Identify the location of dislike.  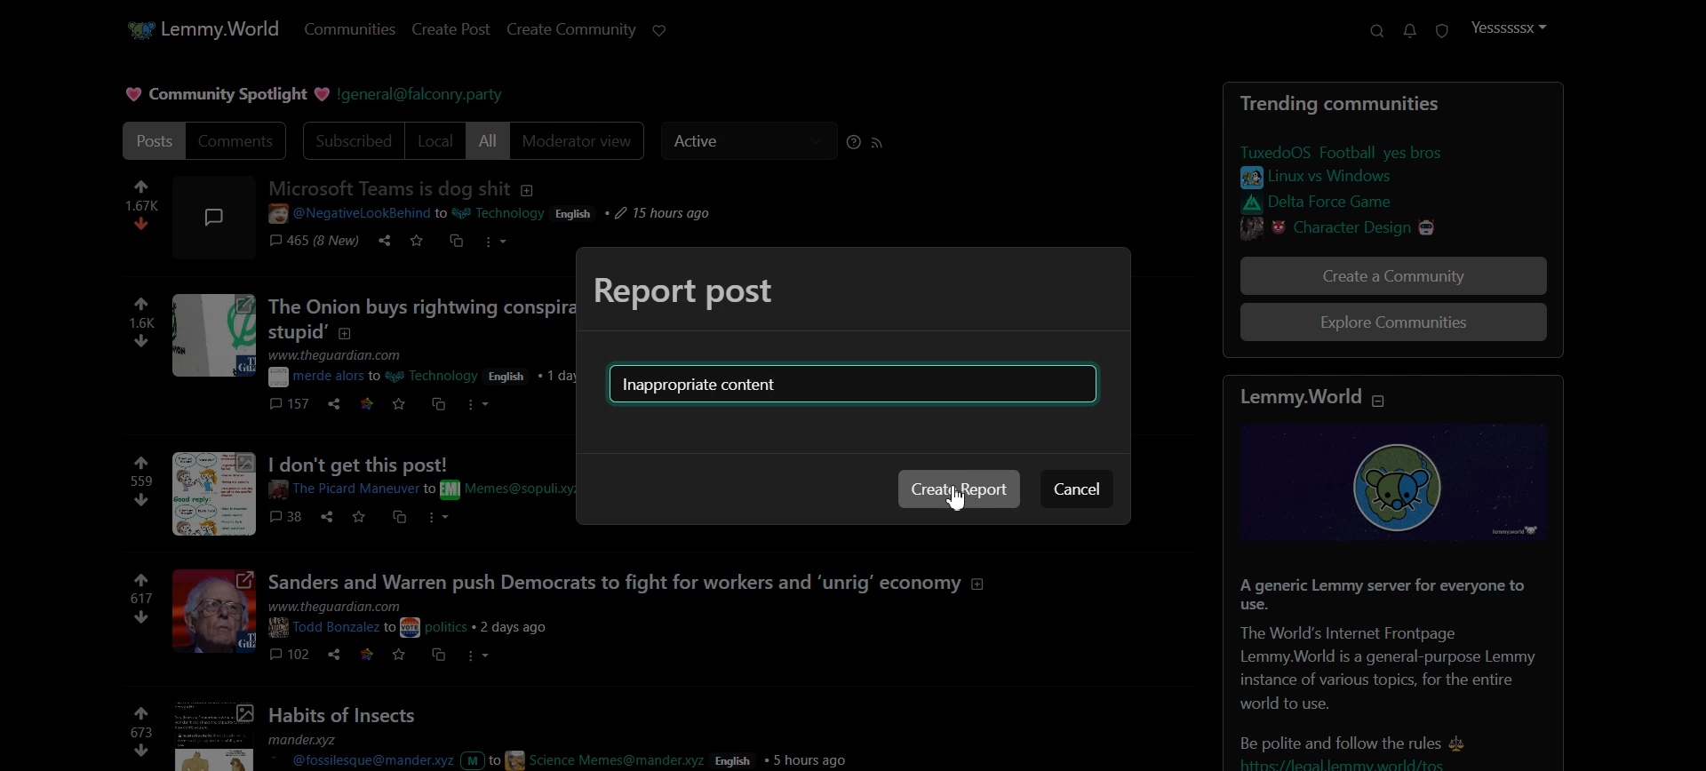
(143, 499).